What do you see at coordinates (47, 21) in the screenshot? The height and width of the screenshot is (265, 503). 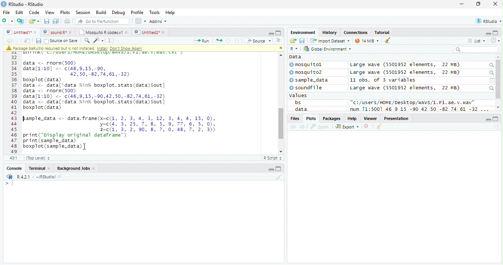 I see `Save the current document` at bounding box center [47, 21].